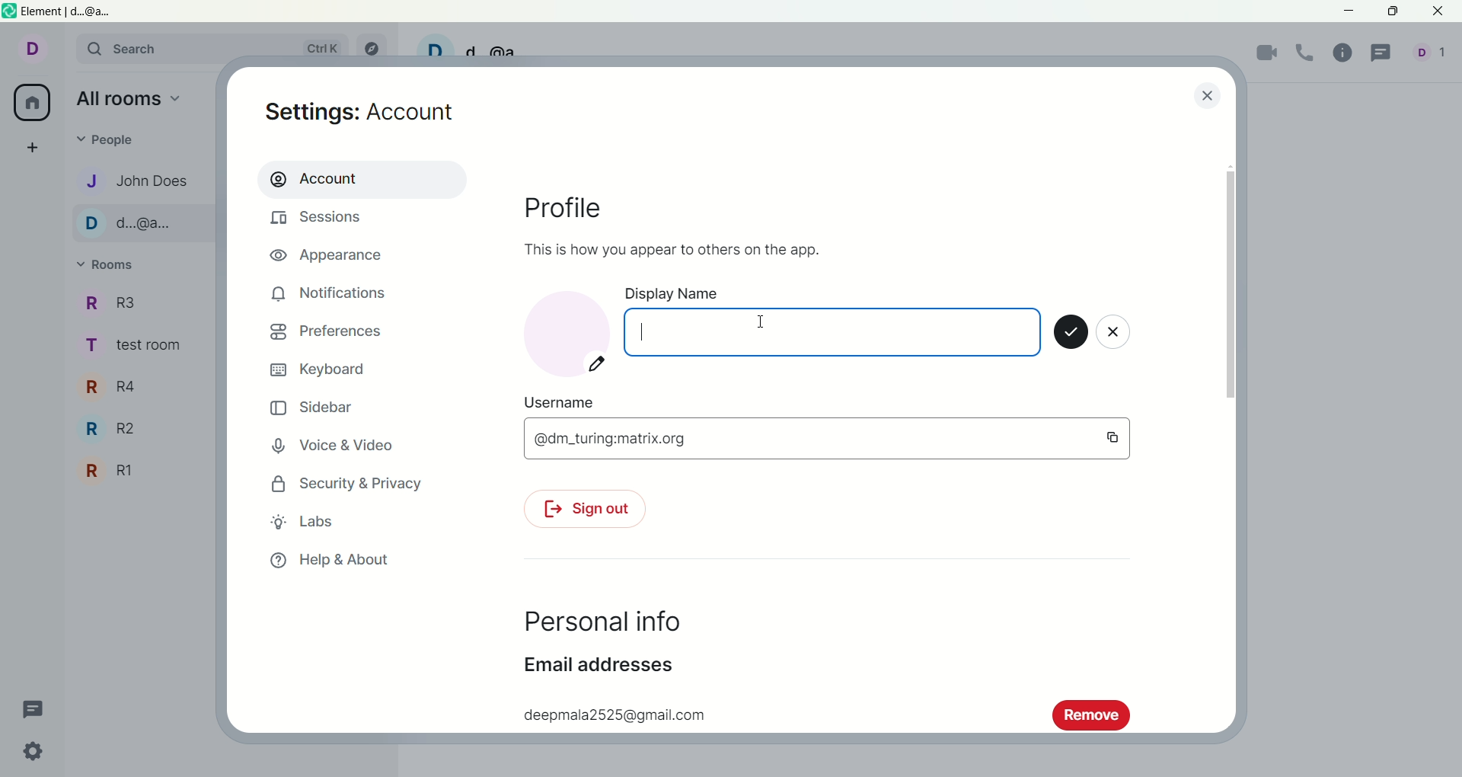  I want to click on email address, so click(598, 670).